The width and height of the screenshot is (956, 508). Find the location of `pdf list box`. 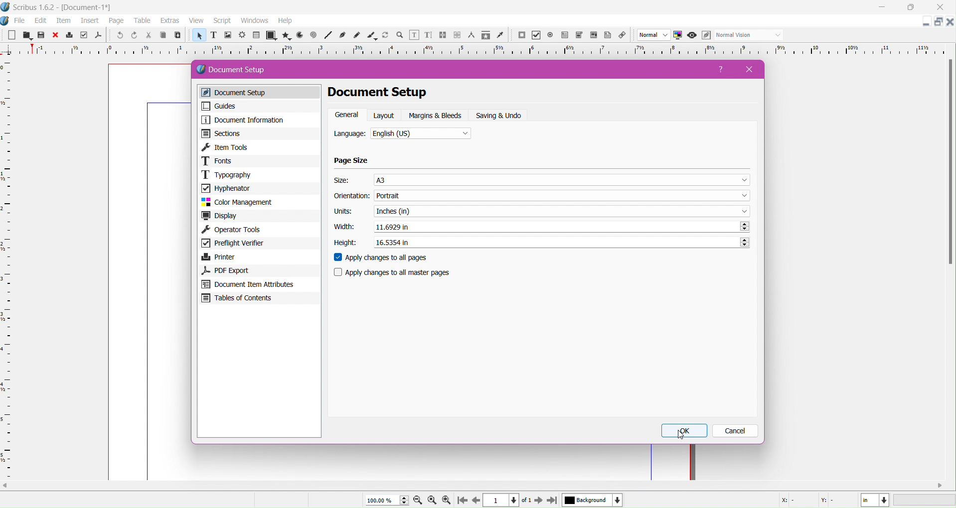

pdf list box is located at coordinates (579, 35).